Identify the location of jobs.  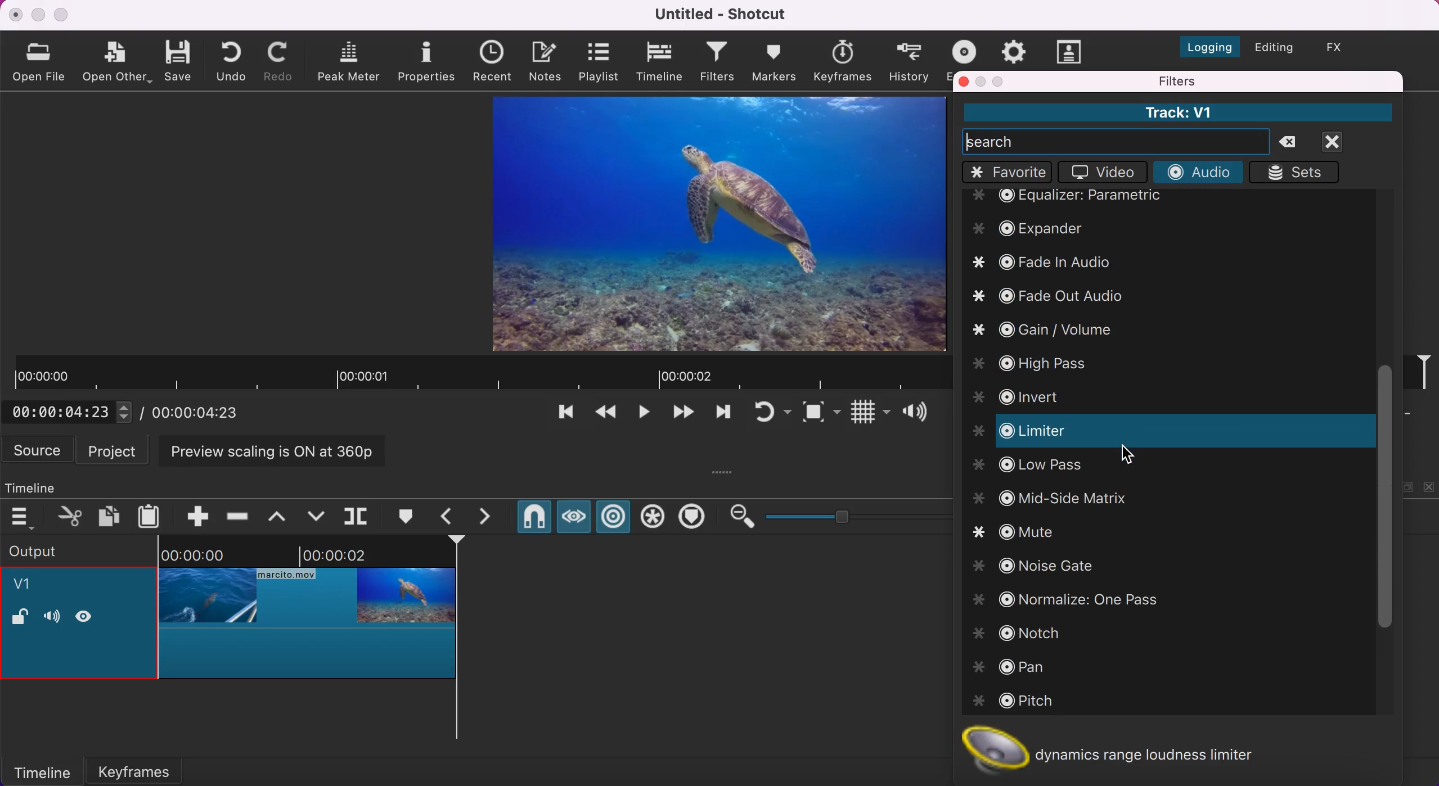
(1014, 49).